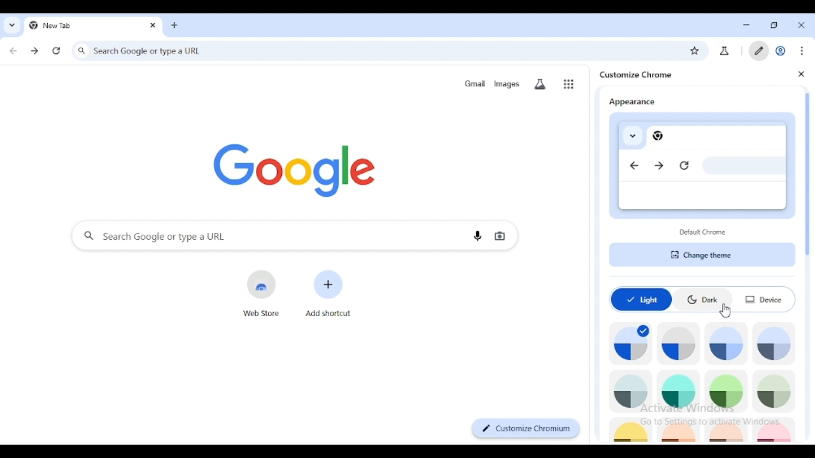 This screenshot has width=815, height=458. I want to click on cool grey, so click(775, 343).